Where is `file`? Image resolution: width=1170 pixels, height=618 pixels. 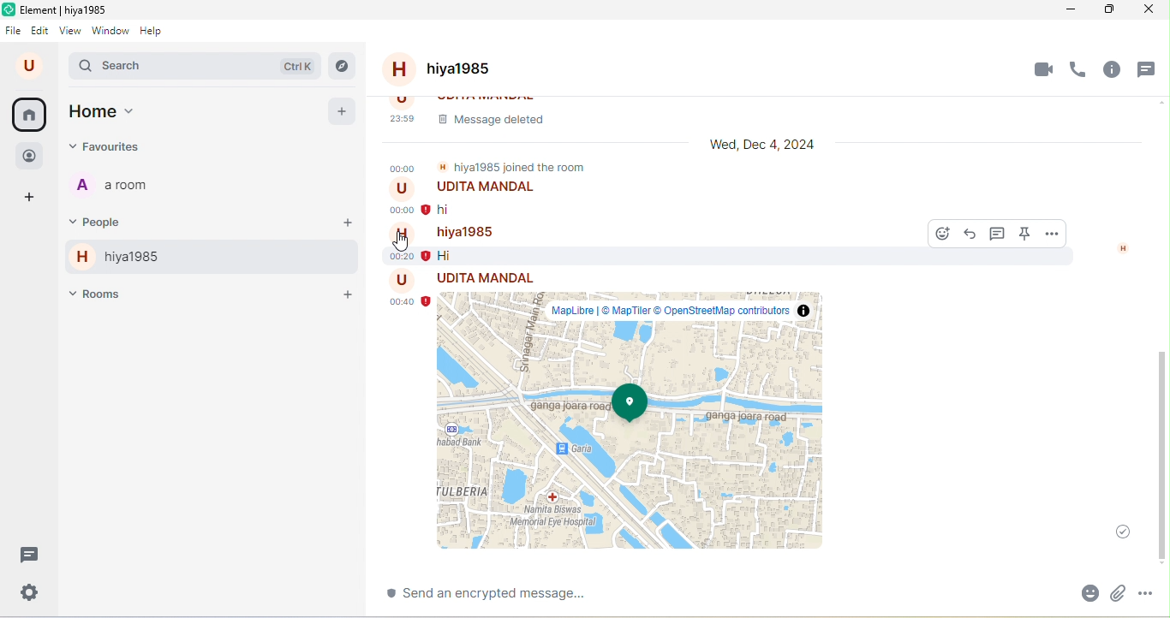 file is located at coordinates (13, 32).